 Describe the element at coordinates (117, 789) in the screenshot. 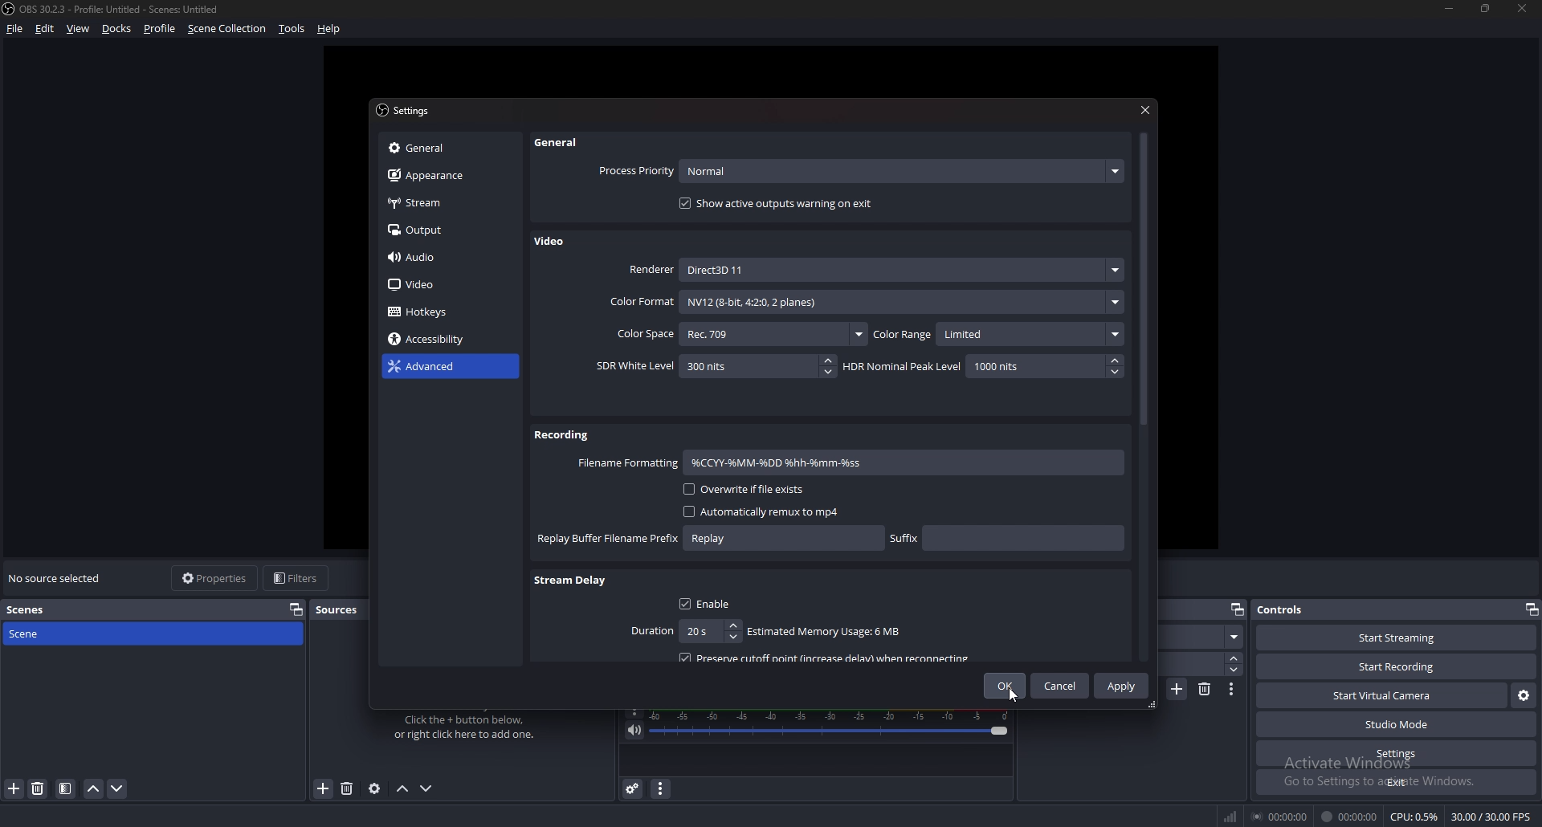

I see `move scene down` at that location.